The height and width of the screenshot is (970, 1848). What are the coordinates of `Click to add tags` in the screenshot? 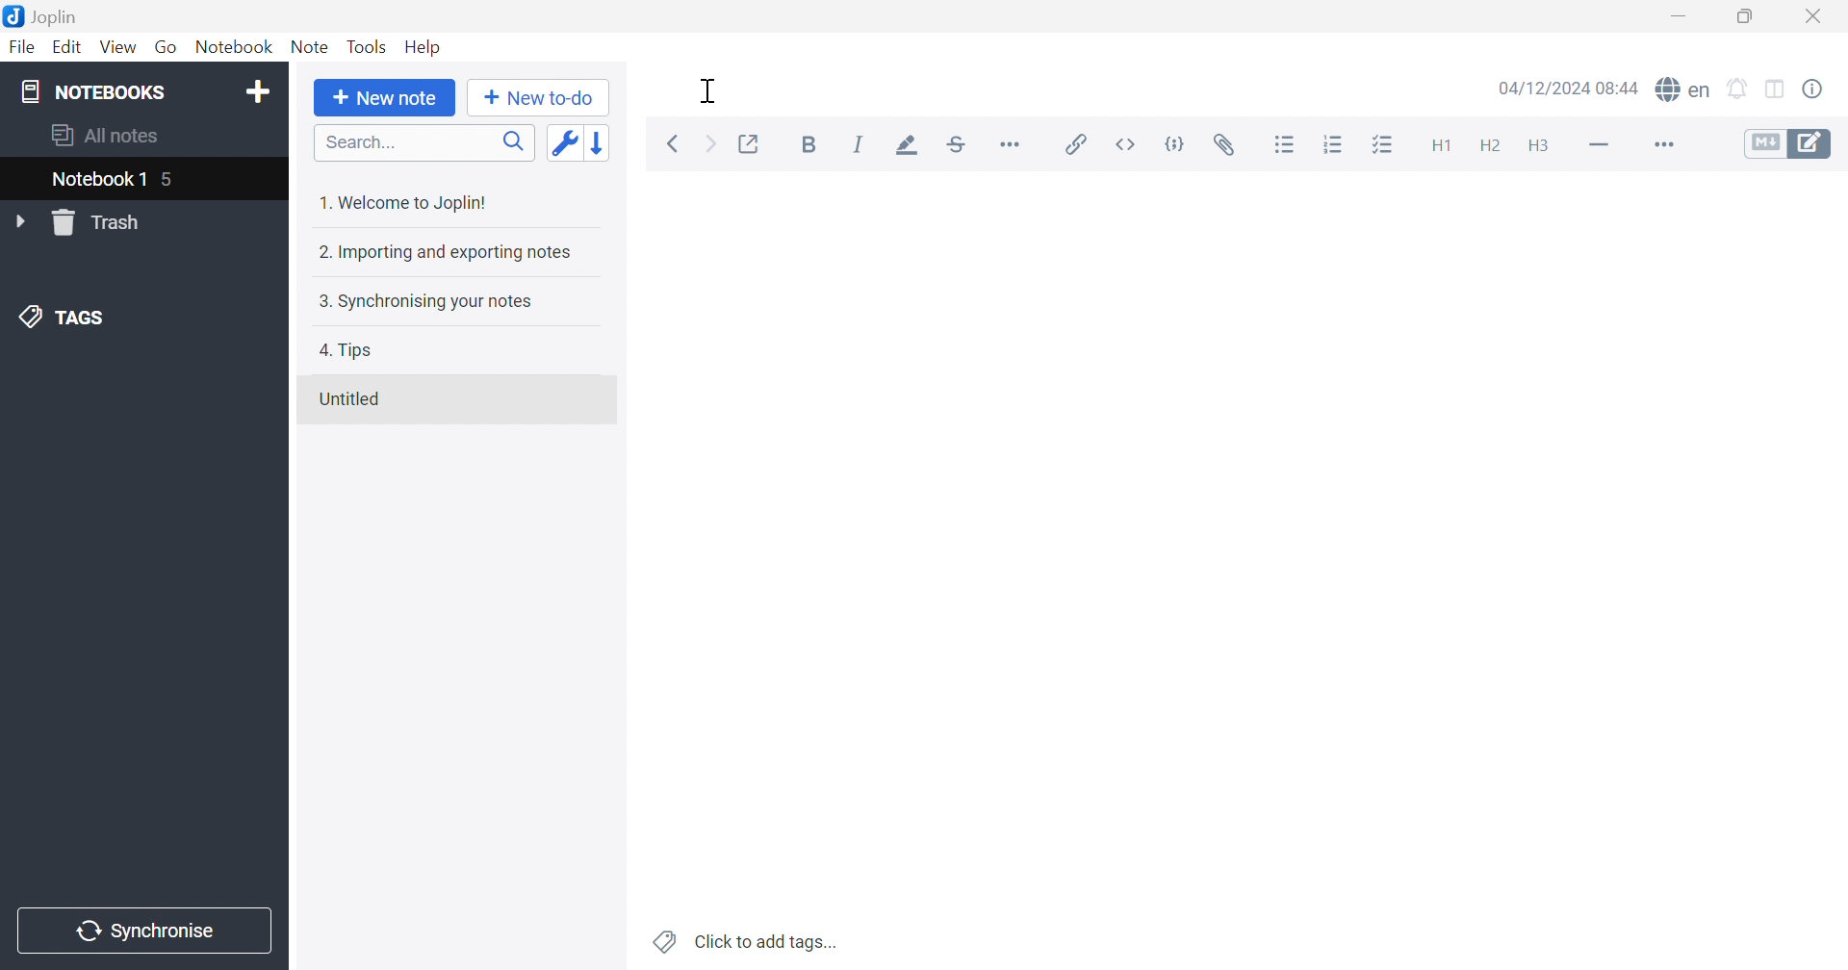 It's located at (740, 940).